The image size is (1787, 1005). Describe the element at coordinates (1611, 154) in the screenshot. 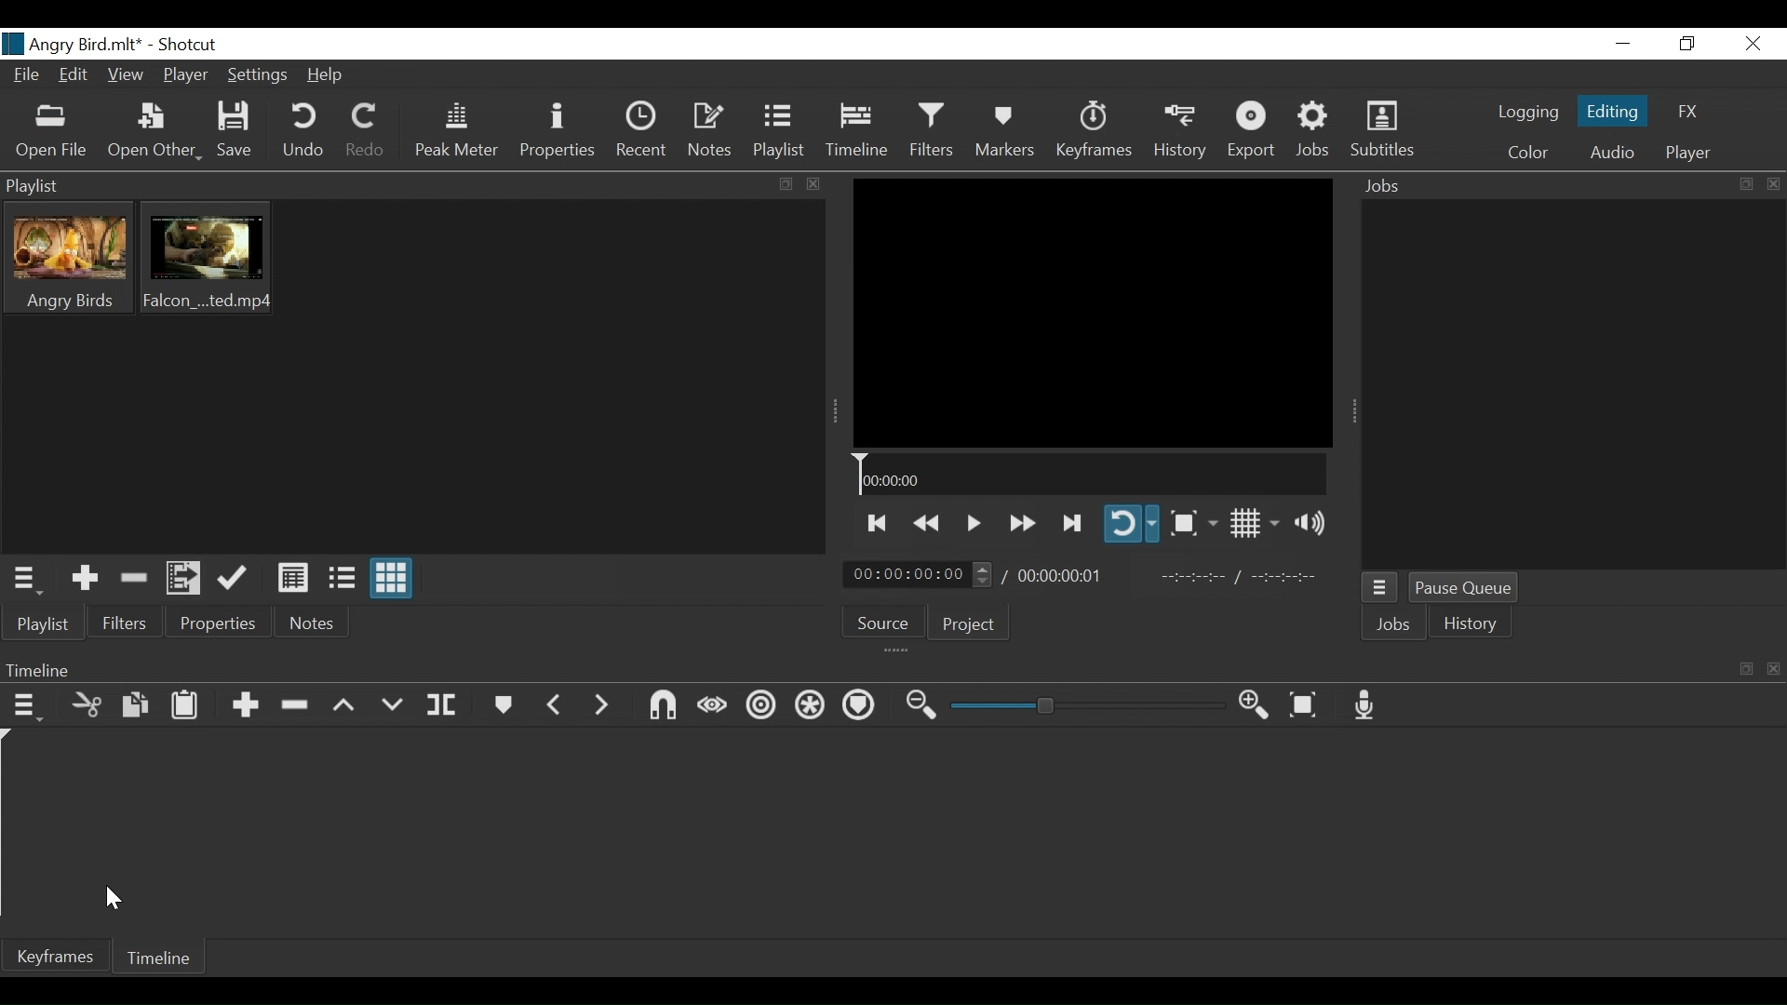

I see `` at that location.